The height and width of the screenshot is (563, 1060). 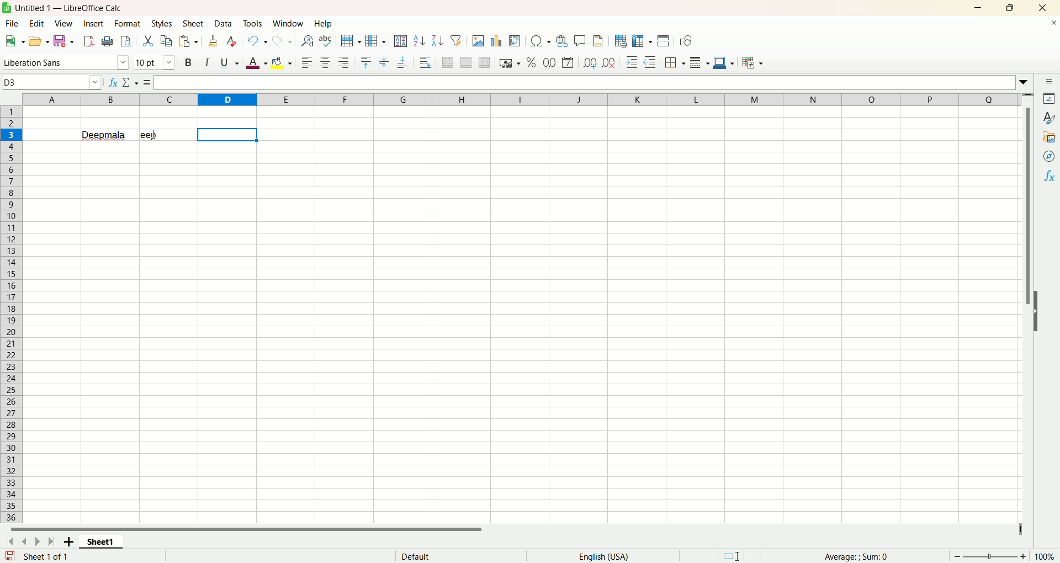 I want to click on Row, so click(x=352, y=41).